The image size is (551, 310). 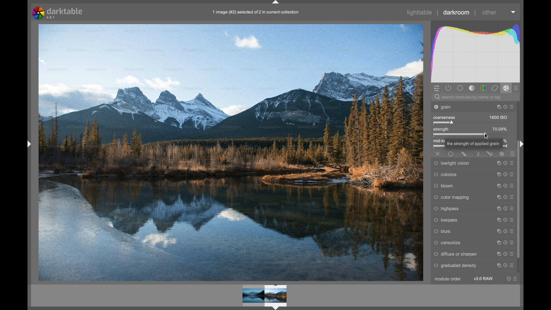 What do you see at coordinates (449, 88) in the screenshot?
I see `show active modules only` at bounding box center [449, 88].